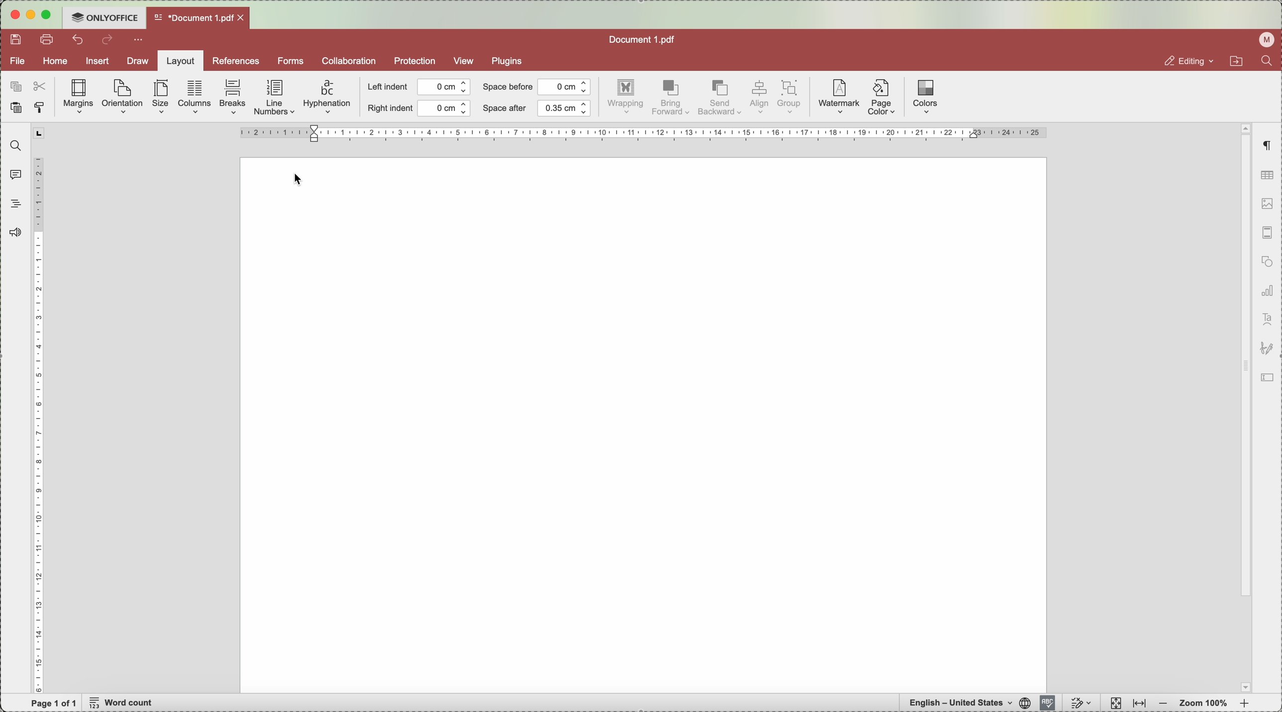 Image resolution: width=1282 pixels, height=712 pixels. Describe the element at coordinates (627, 98) in the screenshot. I see `wrapping` at that location.